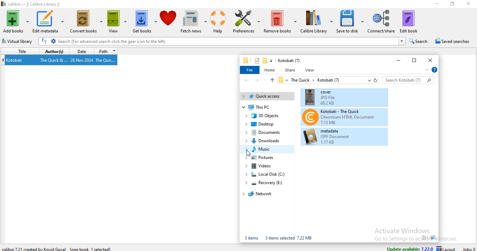 This screenshot has width=477, height=251. What do you see at coordinates (263, 159) in the screenshot?
I see `pictures` at bounding box center [263, 159].